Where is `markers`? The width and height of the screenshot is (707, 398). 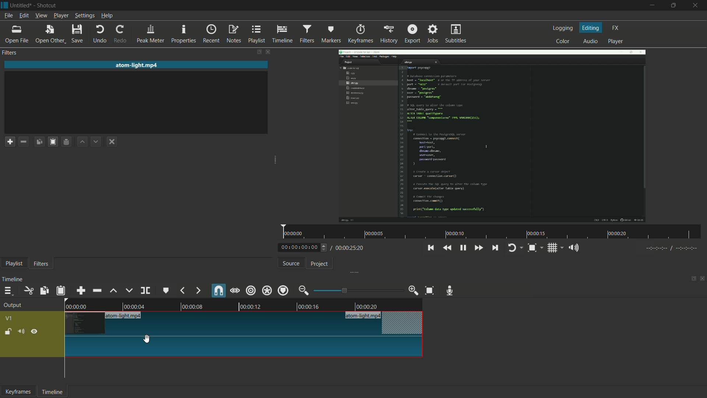 markers is located at coordinates (331, 34).